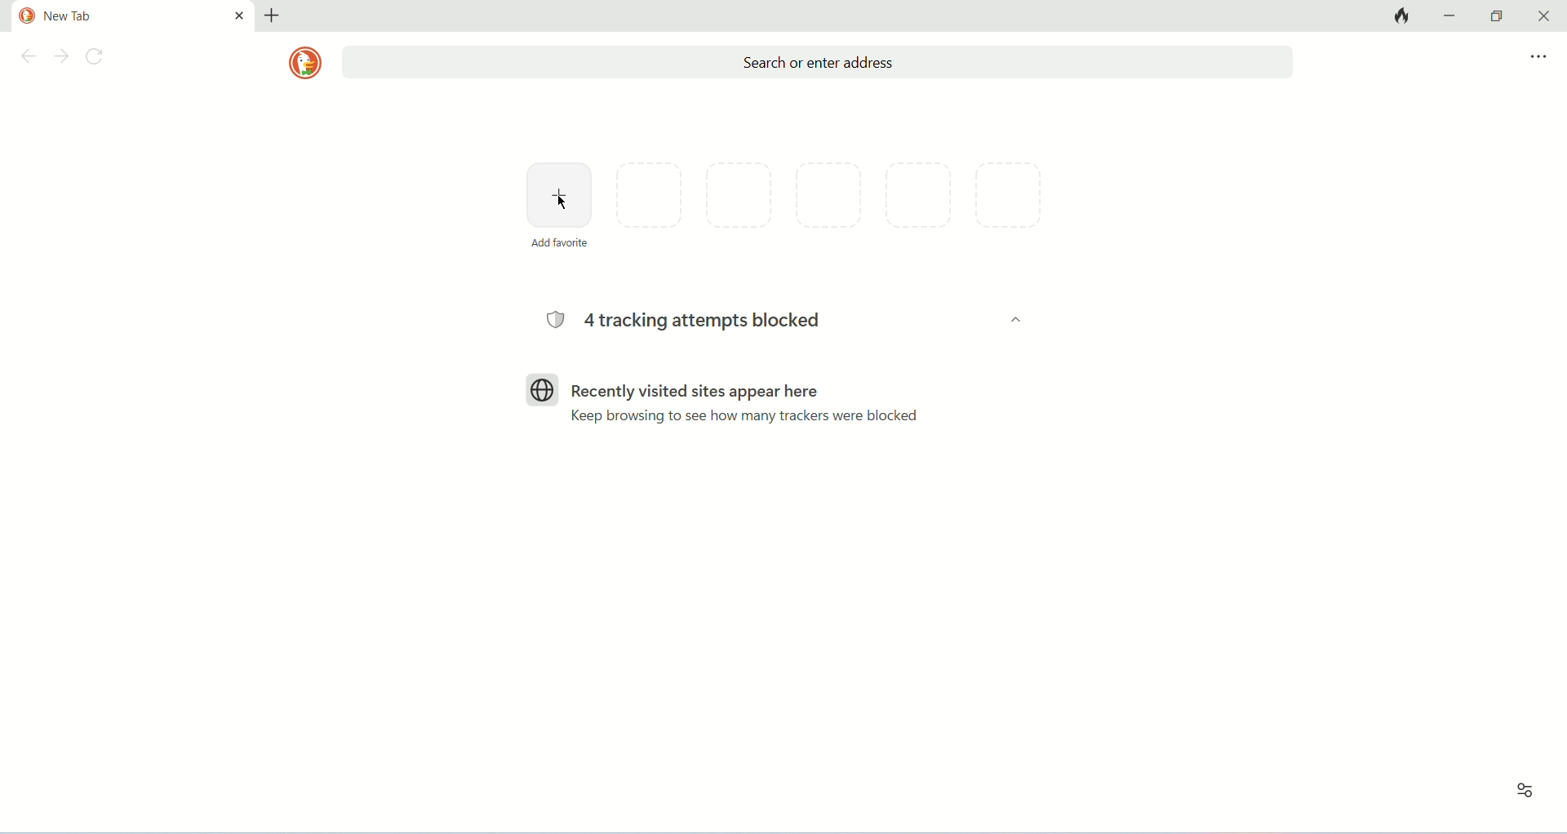 Image resolution: width=1567 pixels, height=834 pixels. I want to click on close, so click(1540, 16).